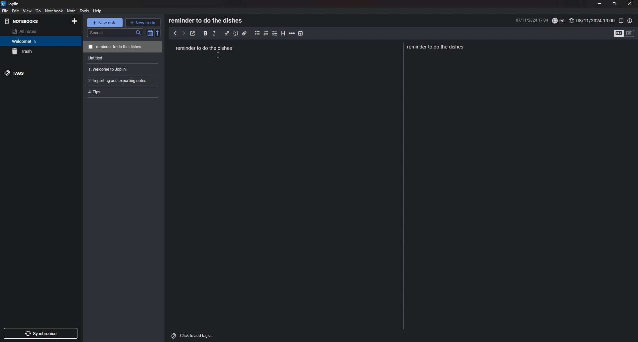 Image resolution: width=638 pixels, height=342 pixels. Describe the element at coordinates (28, 21) in the screenshot. I see `notebooks` at that location.